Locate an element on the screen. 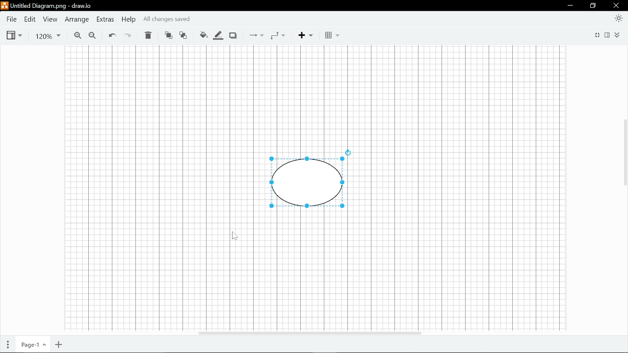 This screenshot has width=628, height=353. File is located at coordinates (11, 19).